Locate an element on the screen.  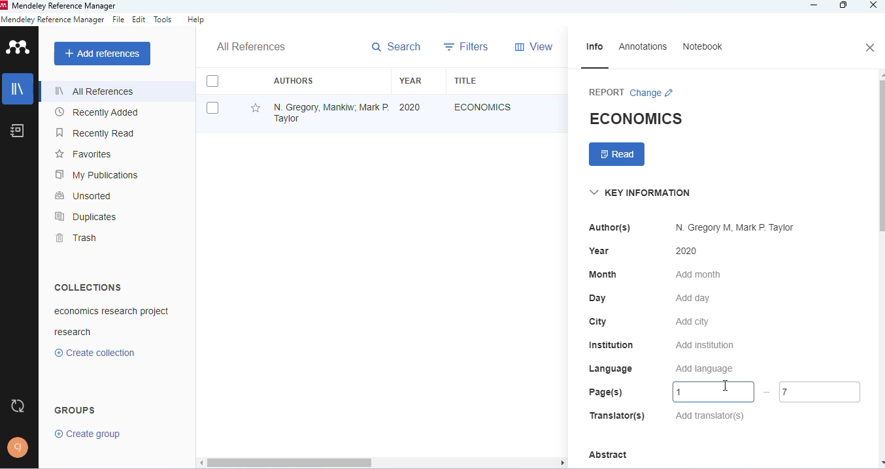
file is located at coordinates (118, 19).